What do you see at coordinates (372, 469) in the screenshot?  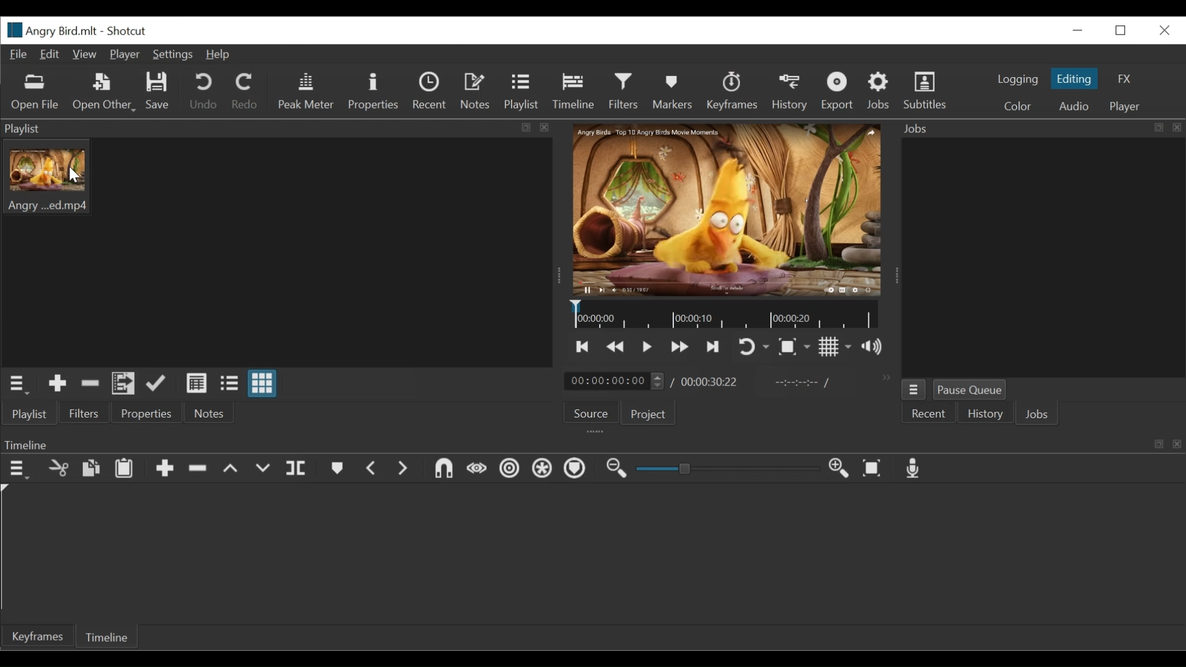 I see `Previous marker` at bounding box center [372, 469].